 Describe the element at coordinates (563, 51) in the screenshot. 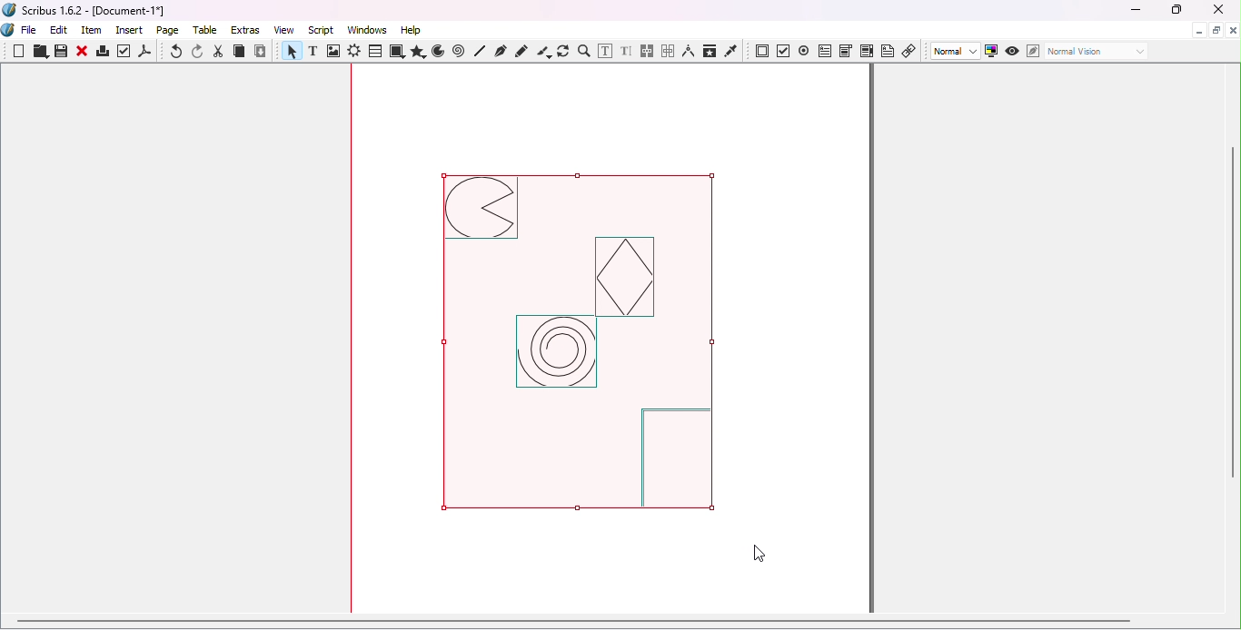

I see `Rotate item` at that location.